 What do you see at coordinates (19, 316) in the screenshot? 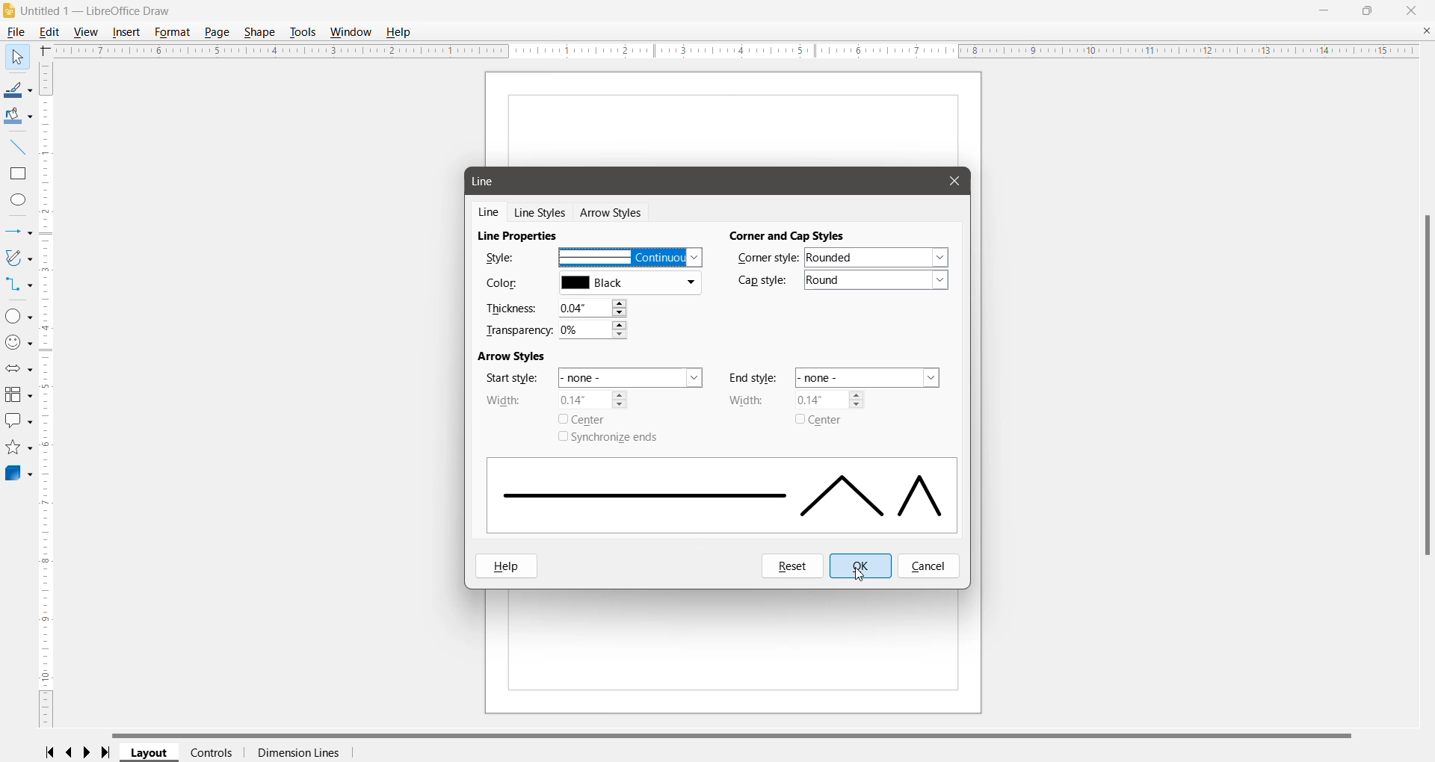
I see `Basic Shapes` at bounding box center [19, 316].